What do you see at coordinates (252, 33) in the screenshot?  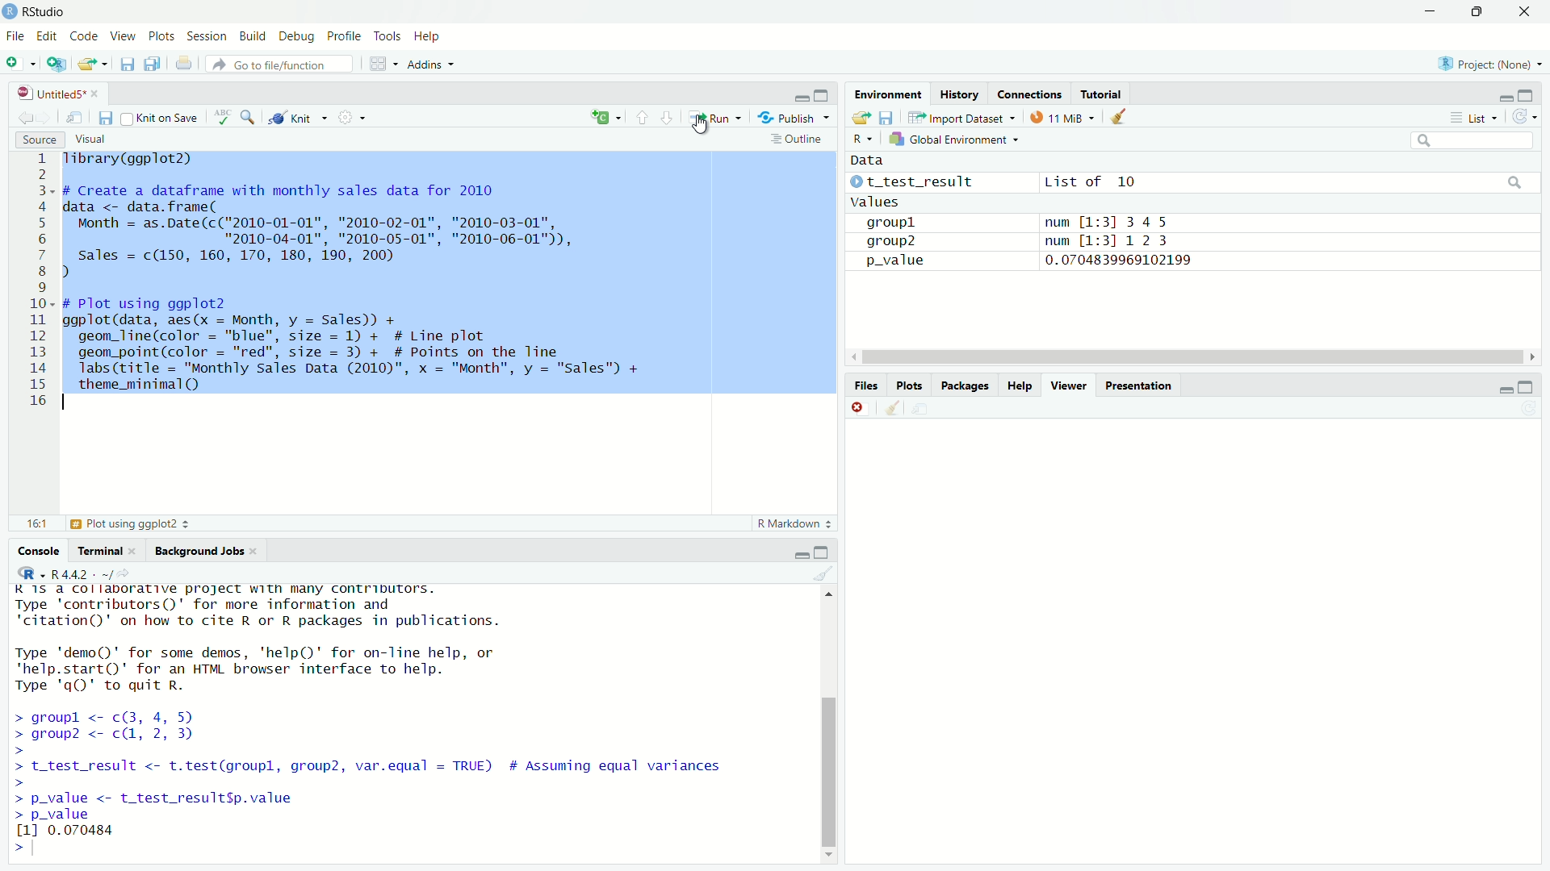 I see `Build` at bounding box center [252, 33].